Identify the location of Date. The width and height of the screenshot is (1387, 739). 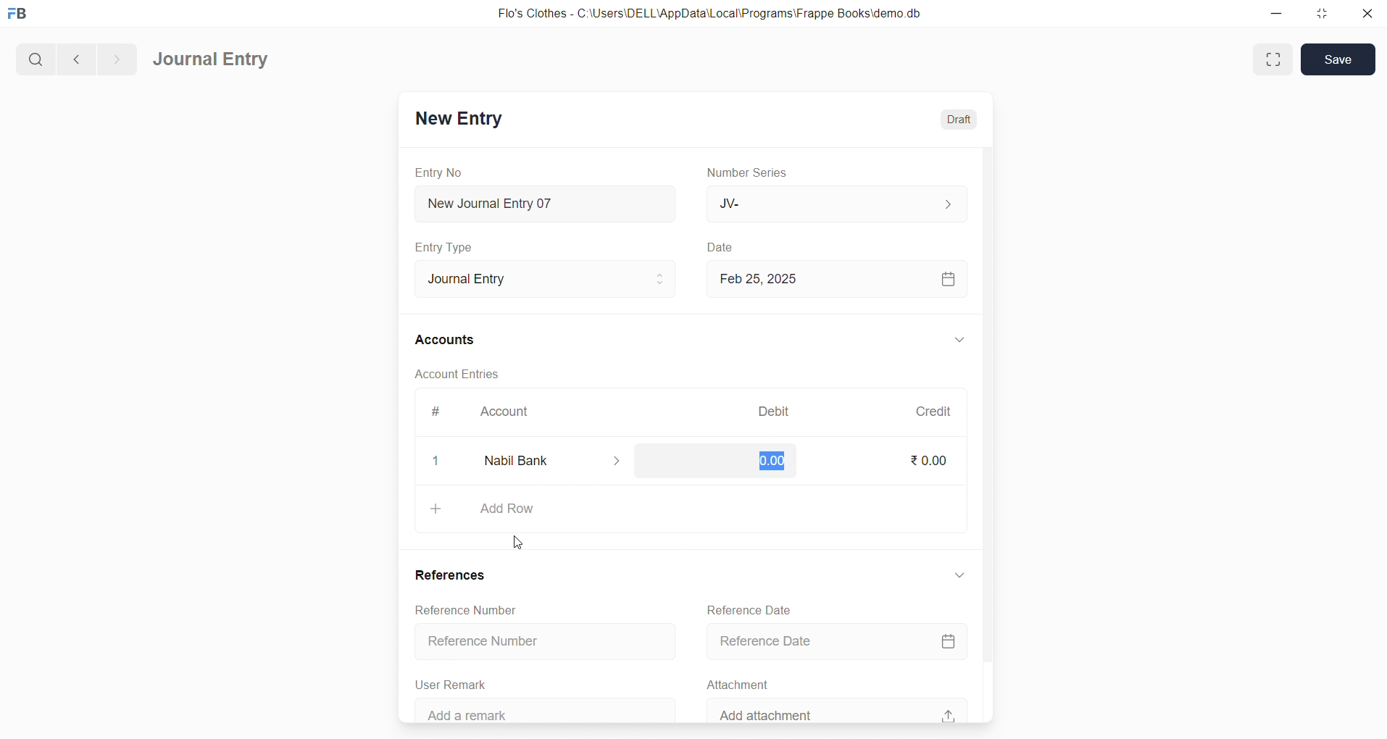
(720, 247).